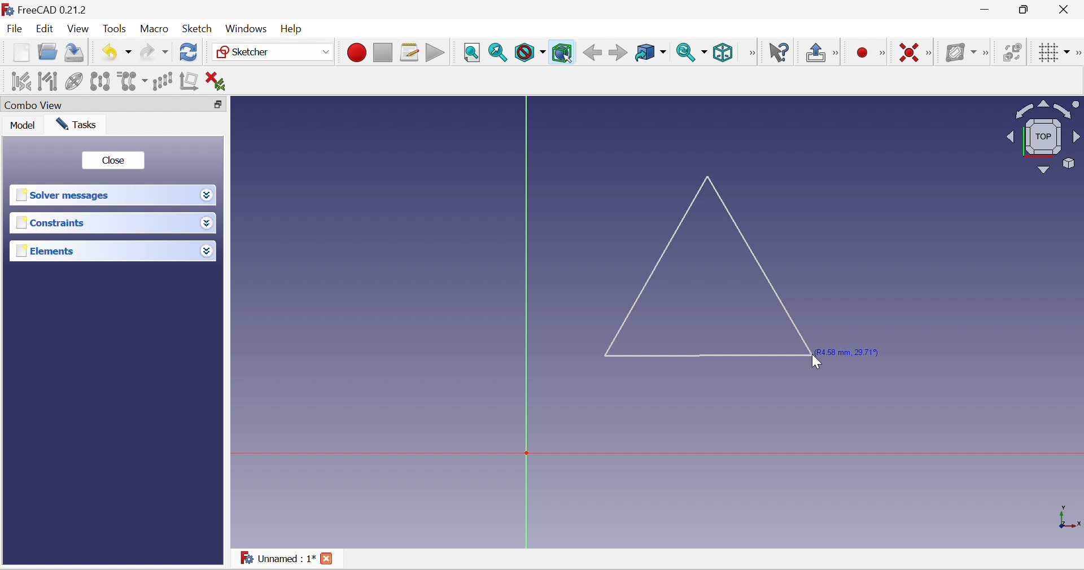 The width and height of the screenshot is (1084, 570). What do you see at coordinates (21, 81) in the screenshot?
I see `Select associated constraints` at bounding box center [21, 81].